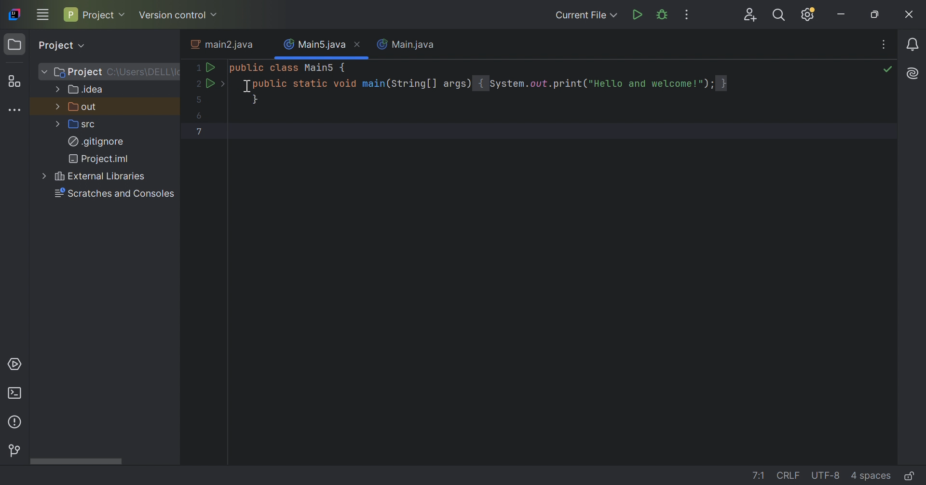 The image size is (926, 485). I want to click on Scroll bar, so click(75, 462).